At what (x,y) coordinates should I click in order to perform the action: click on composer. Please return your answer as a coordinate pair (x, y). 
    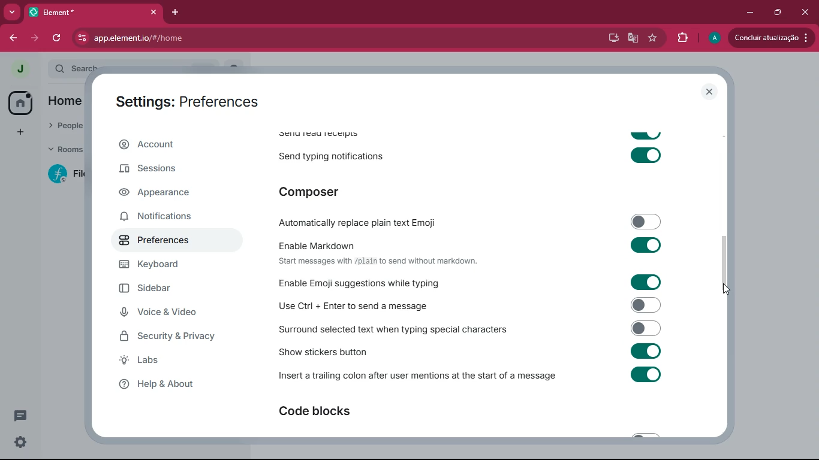
    Looking at the image, I should click on (338, 191).